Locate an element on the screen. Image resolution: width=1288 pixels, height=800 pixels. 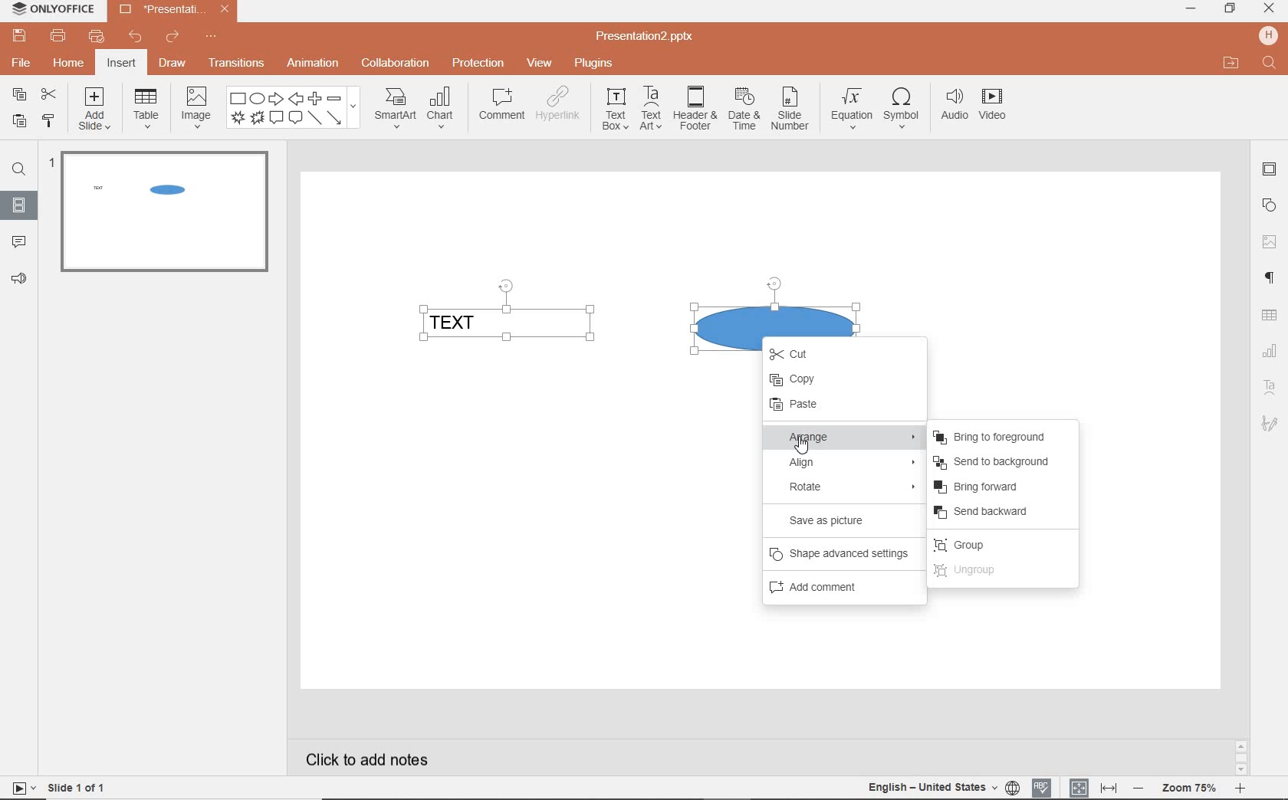
ZOOM is located at coordinates (1188, 790).